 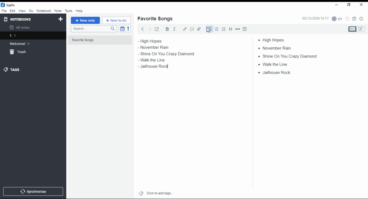 I want to click on back, so click(x=143, y=29).